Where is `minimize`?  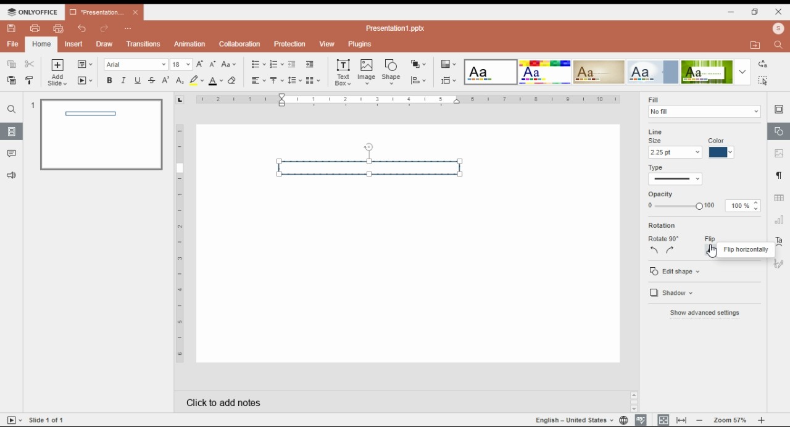 minimize is located at coordinates (733, 12).